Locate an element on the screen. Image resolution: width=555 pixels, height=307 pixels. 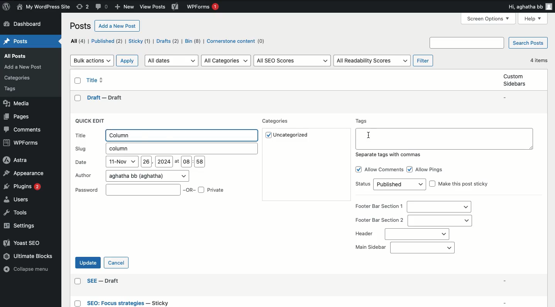
Logo is located at coordinates (5, 7).